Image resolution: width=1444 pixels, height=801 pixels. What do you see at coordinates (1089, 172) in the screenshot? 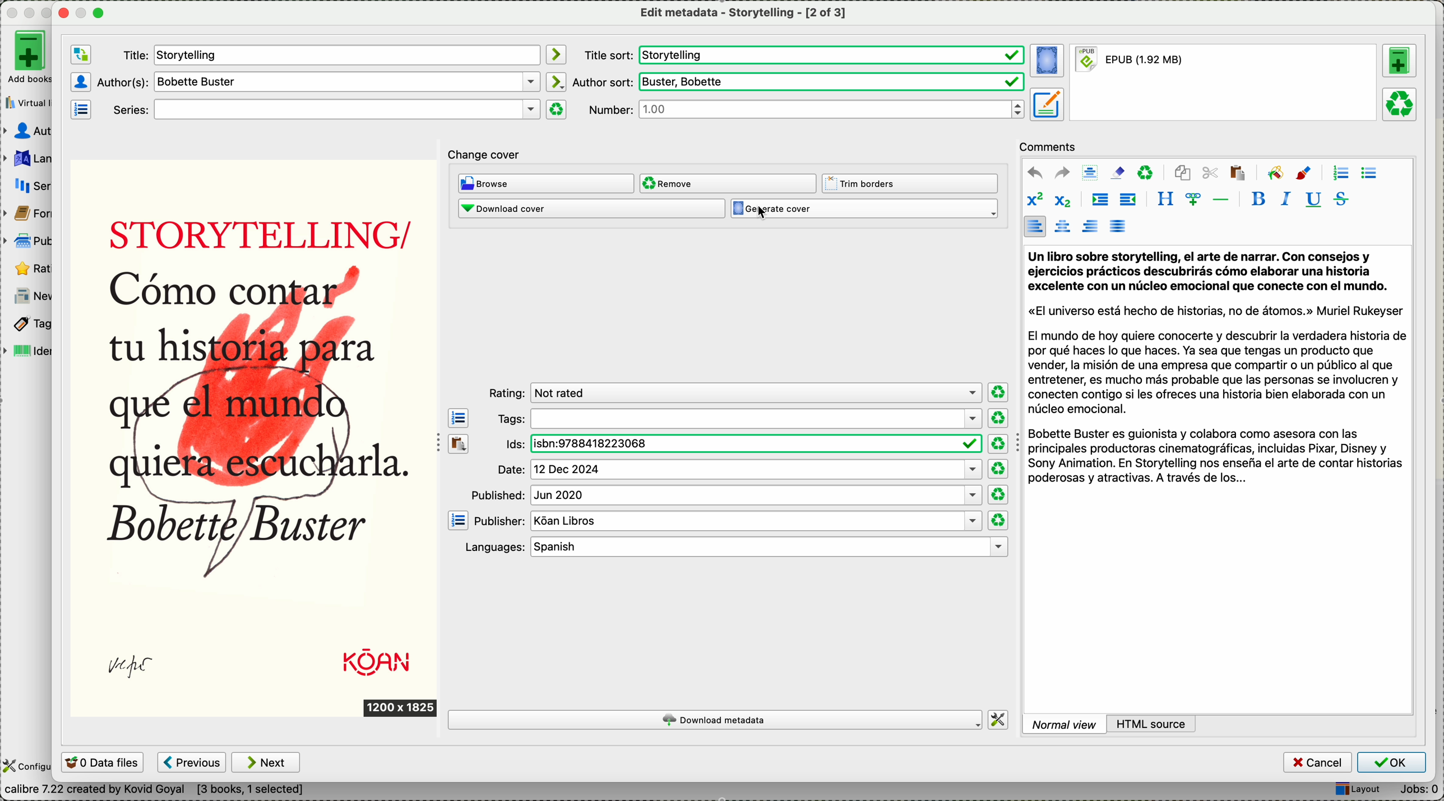
I see `select all` at bounding box center [1089, 172].